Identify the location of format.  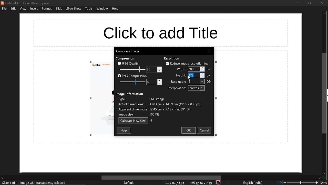
(47, 9).